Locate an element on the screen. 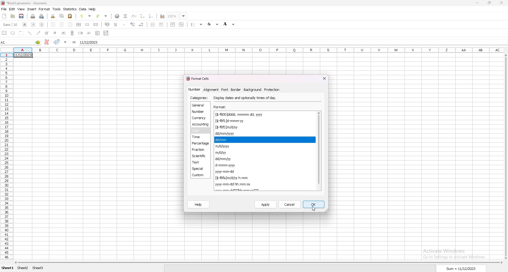 The width and height of the screenshot is (508, 272). tickbox is located at coordinates (47, 33).